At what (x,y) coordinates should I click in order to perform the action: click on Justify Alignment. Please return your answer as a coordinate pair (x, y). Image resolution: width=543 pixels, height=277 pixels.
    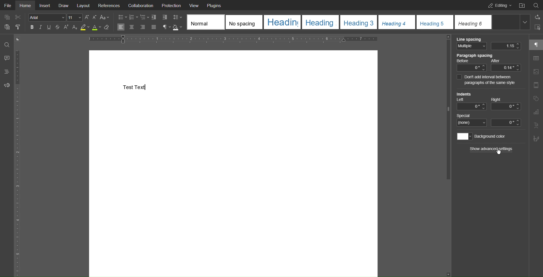
    Looking at the image, I should click on (153, 27).